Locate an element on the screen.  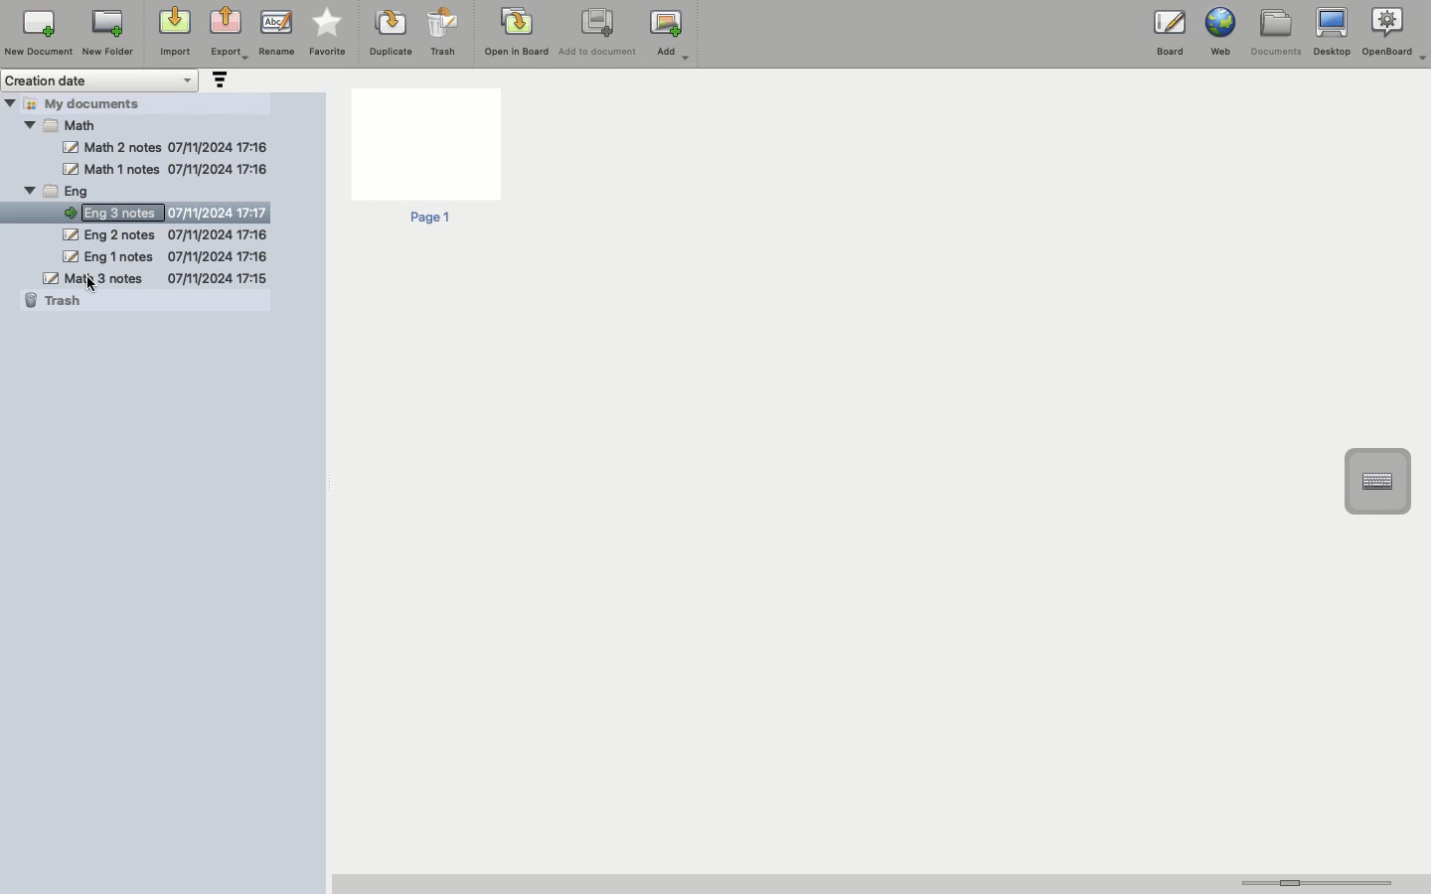
Trash is located at coordinates (54, 300).